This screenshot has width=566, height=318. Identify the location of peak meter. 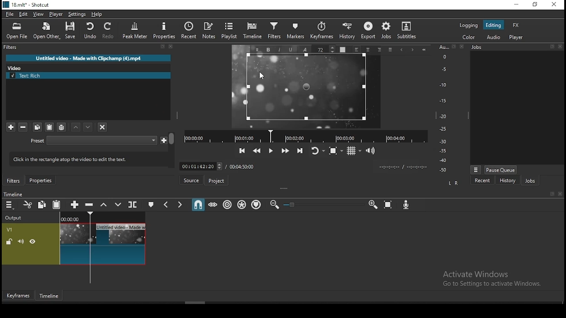
(135, 30).